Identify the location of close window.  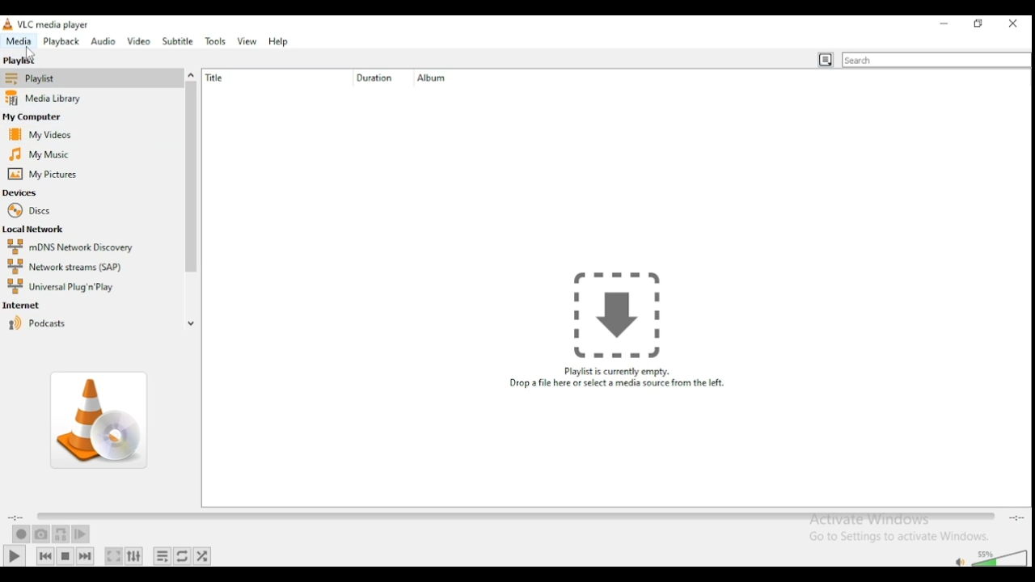
(1013, 24).